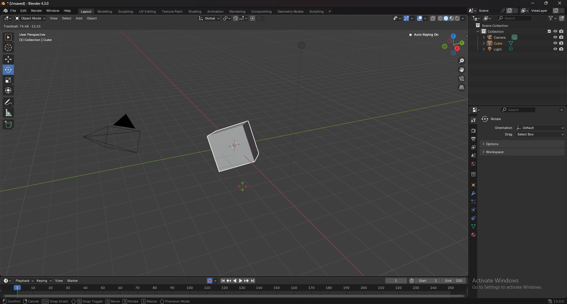  Describe the element at coordinates (330, 11) in the screenshot. I see `add workspace` at that location.